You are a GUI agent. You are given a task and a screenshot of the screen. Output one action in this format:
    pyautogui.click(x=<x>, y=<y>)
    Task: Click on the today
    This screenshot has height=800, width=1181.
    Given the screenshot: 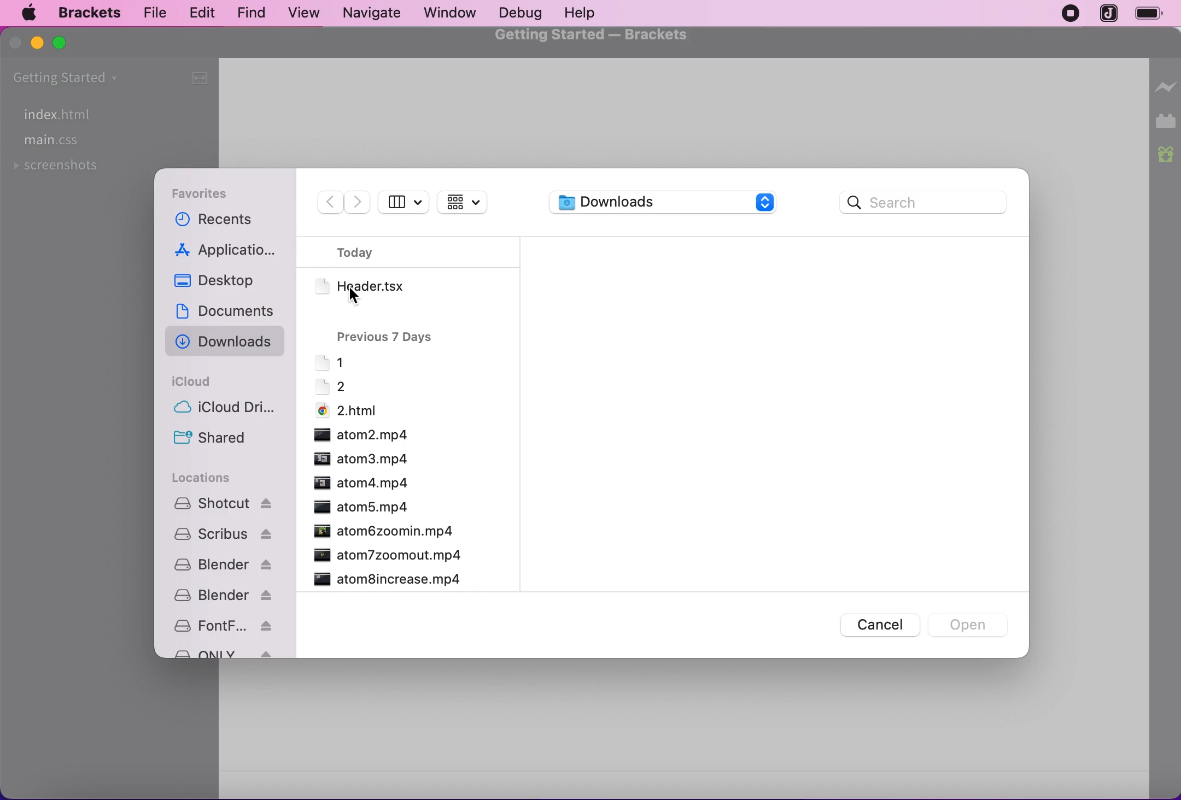 What is the action you would take?
    pyautogui.click(x=367, y=252)
    